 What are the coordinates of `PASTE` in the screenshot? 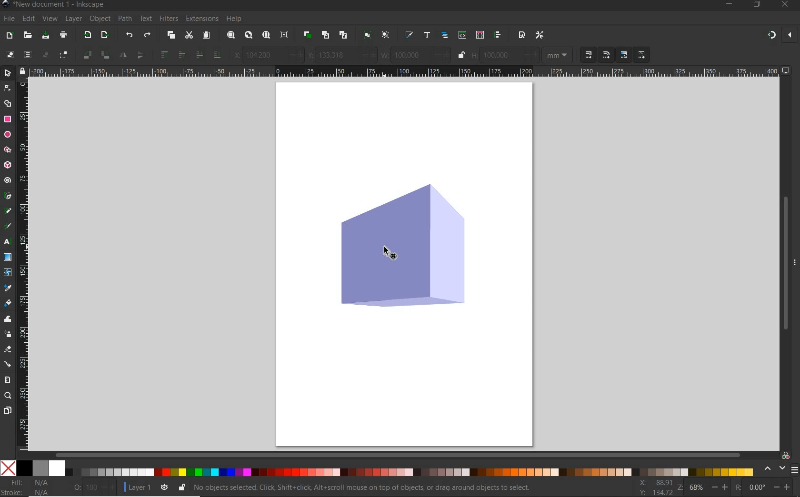 It's located at (206, 35).